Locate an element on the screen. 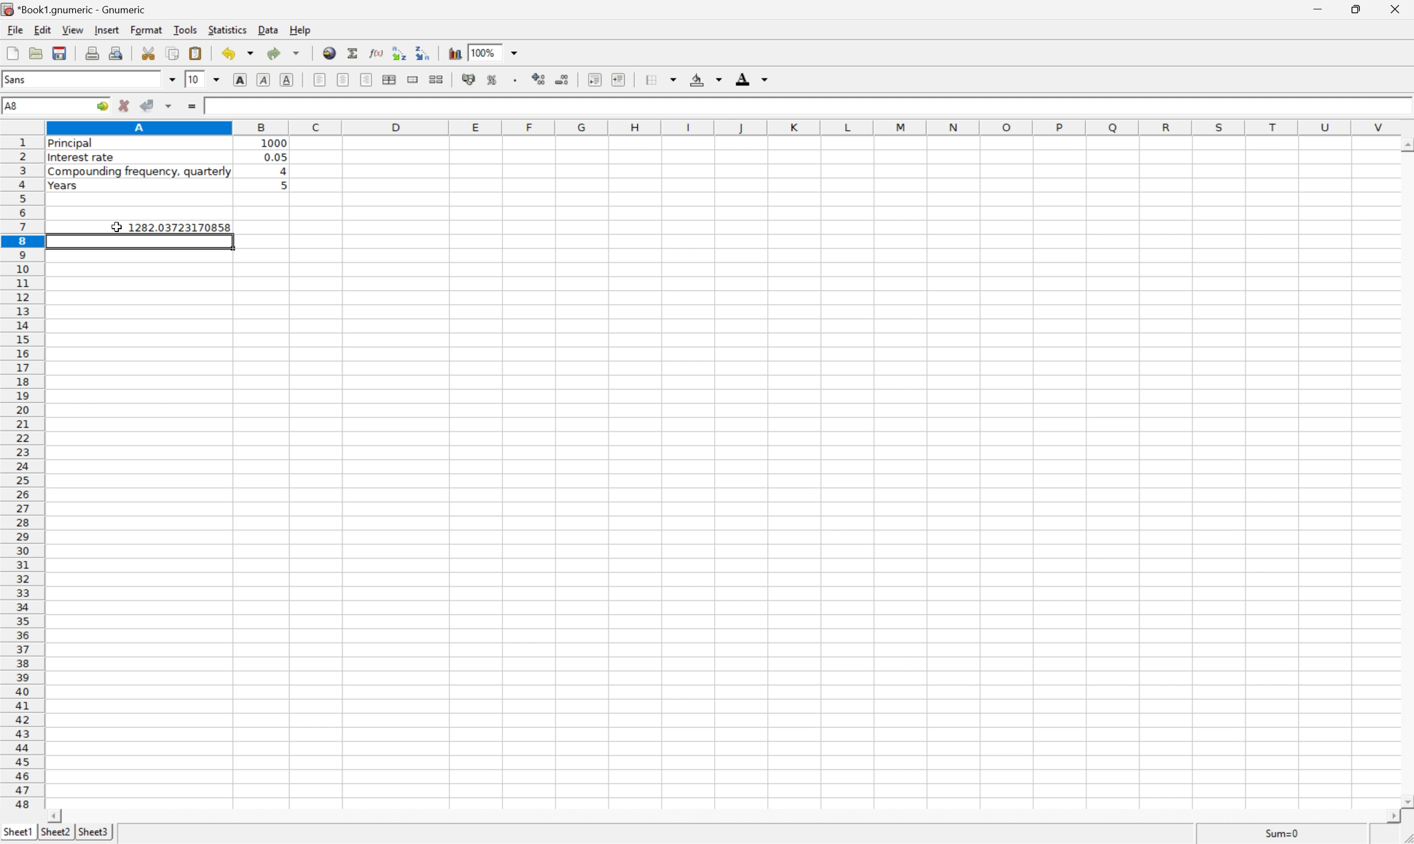 The image size is (1414, 844). restore down is located at coordinates (1359, 9).